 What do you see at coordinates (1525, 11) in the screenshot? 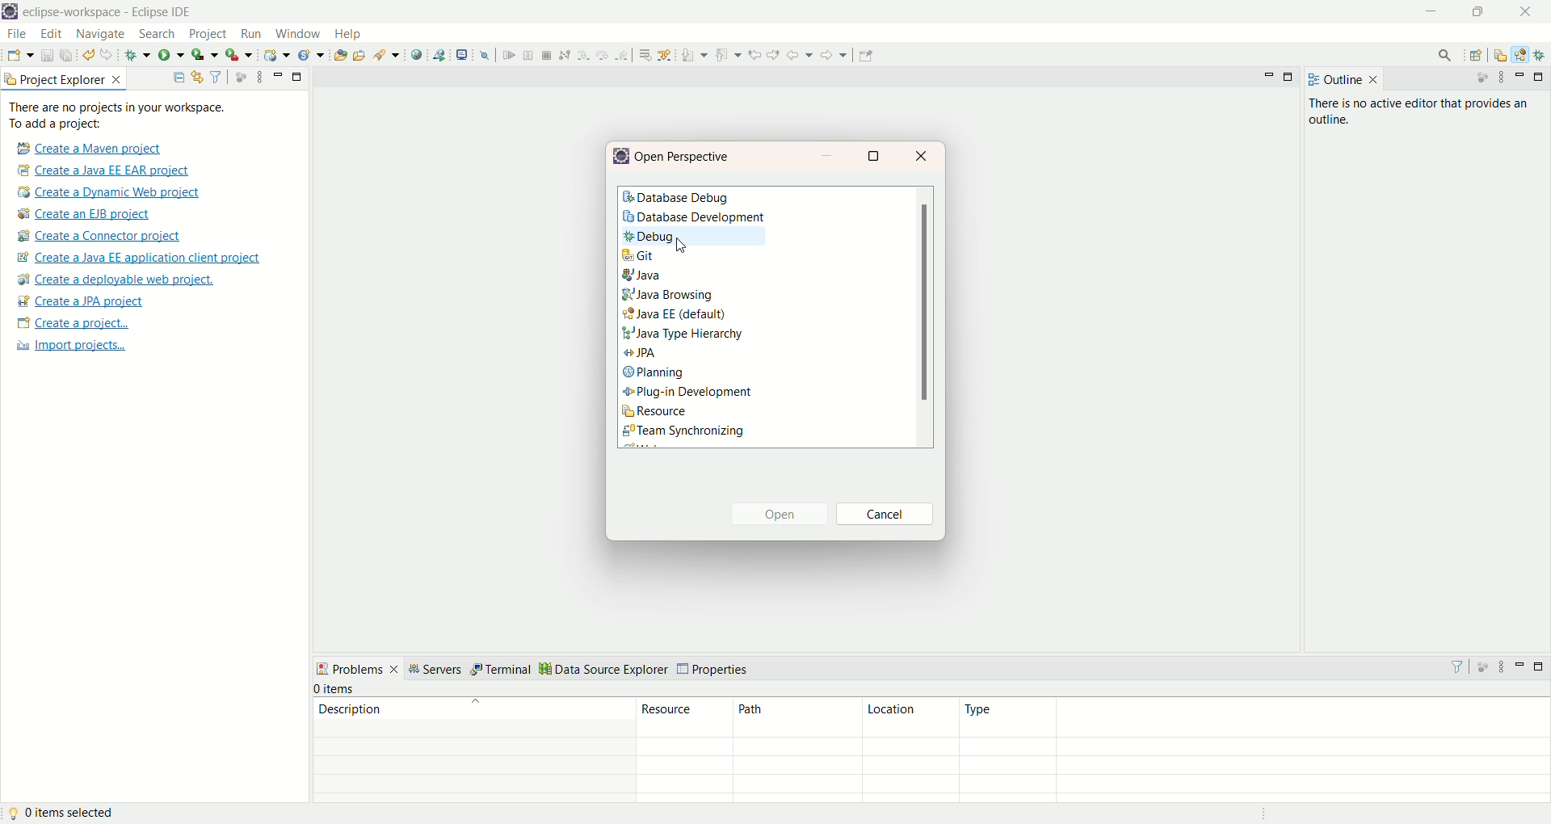
I see `close` at bounding box center [1525, 11].